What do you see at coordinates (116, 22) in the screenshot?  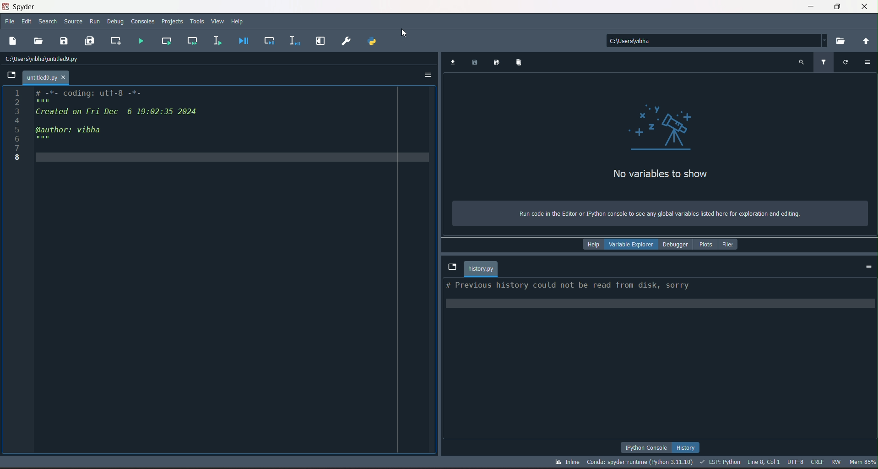 I see `debug` at bounding box center [116, 22].